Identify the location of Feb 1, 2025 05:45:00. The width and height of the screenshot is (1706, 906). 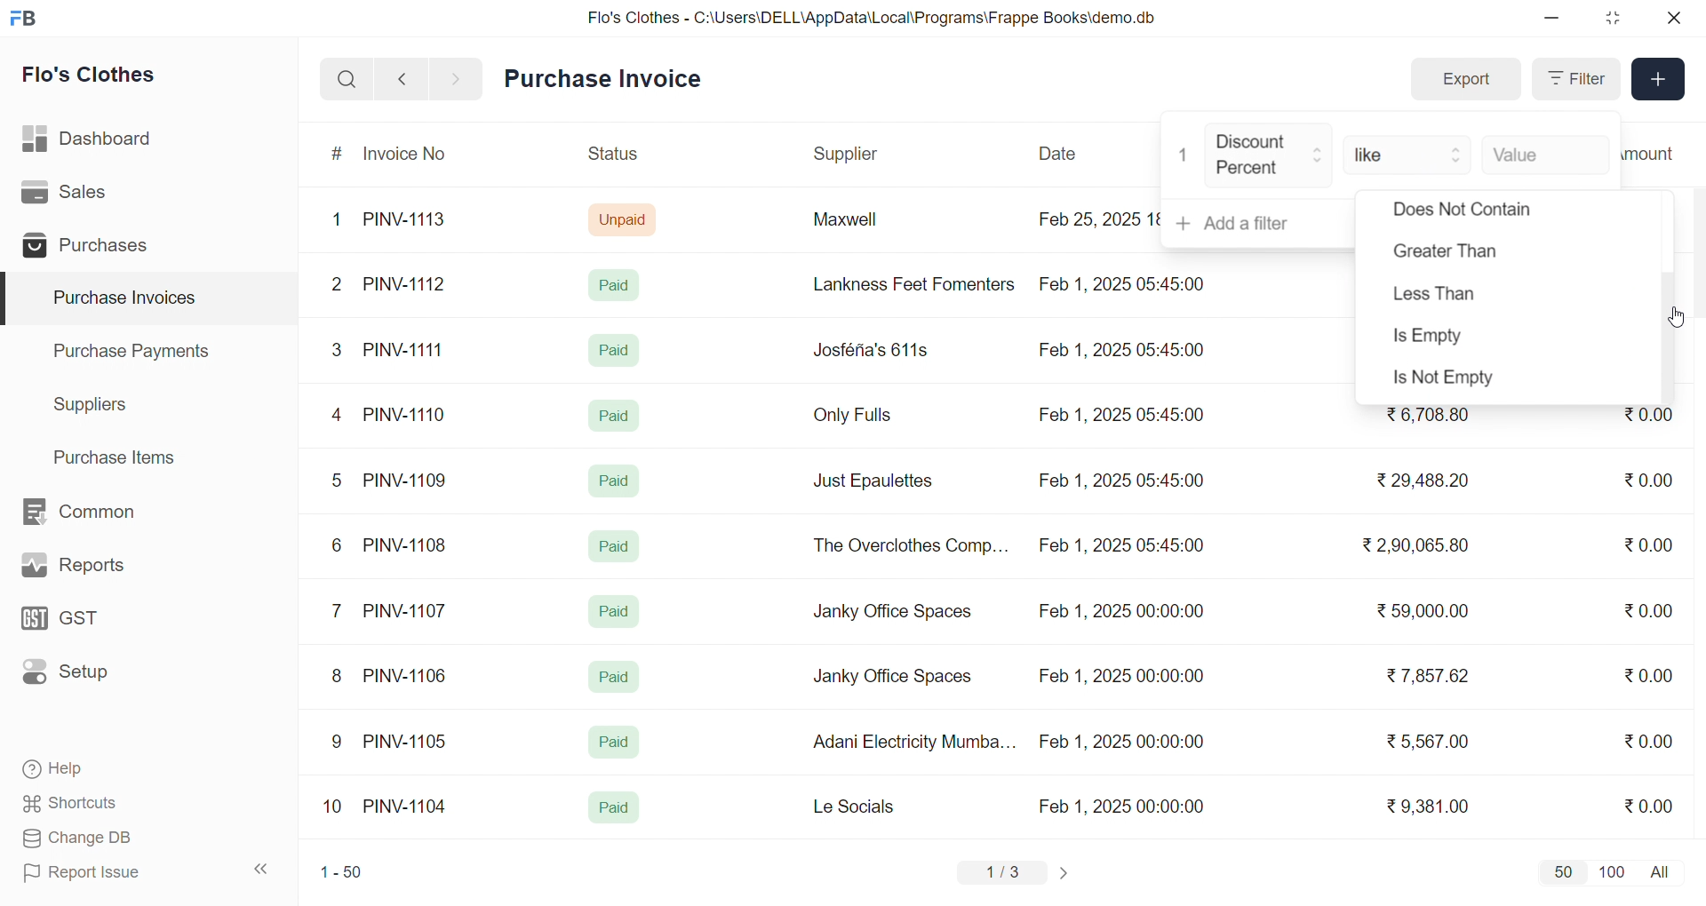
(1120, 481).